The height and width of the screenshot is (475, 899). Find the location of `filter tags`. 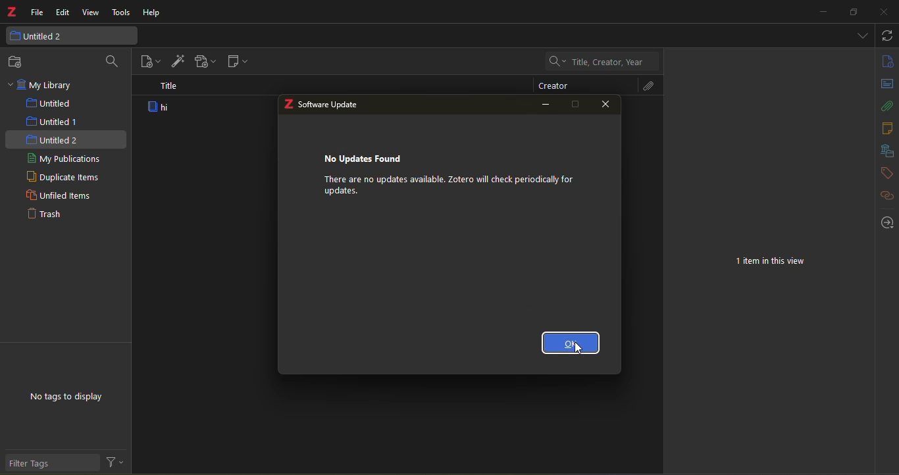

filter tags is located at coordinates (52, 463).